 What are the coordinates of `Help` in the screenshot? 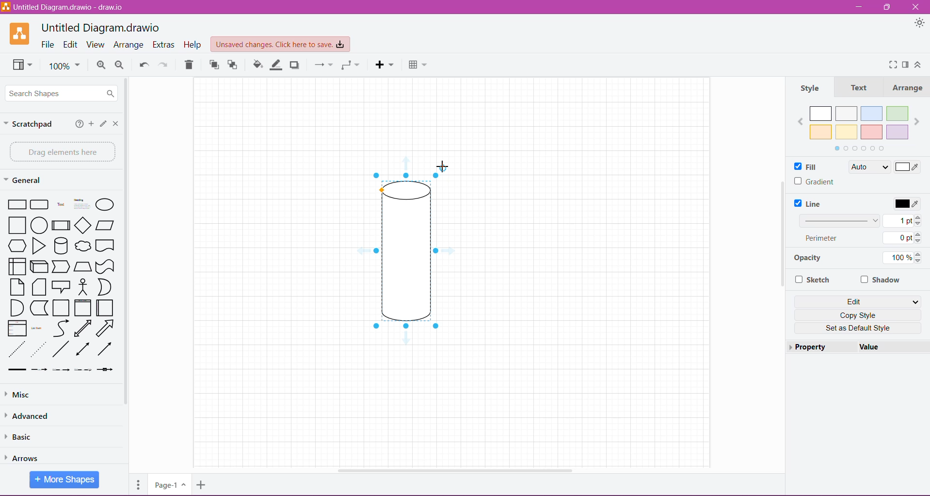 It's located at (193, 45).